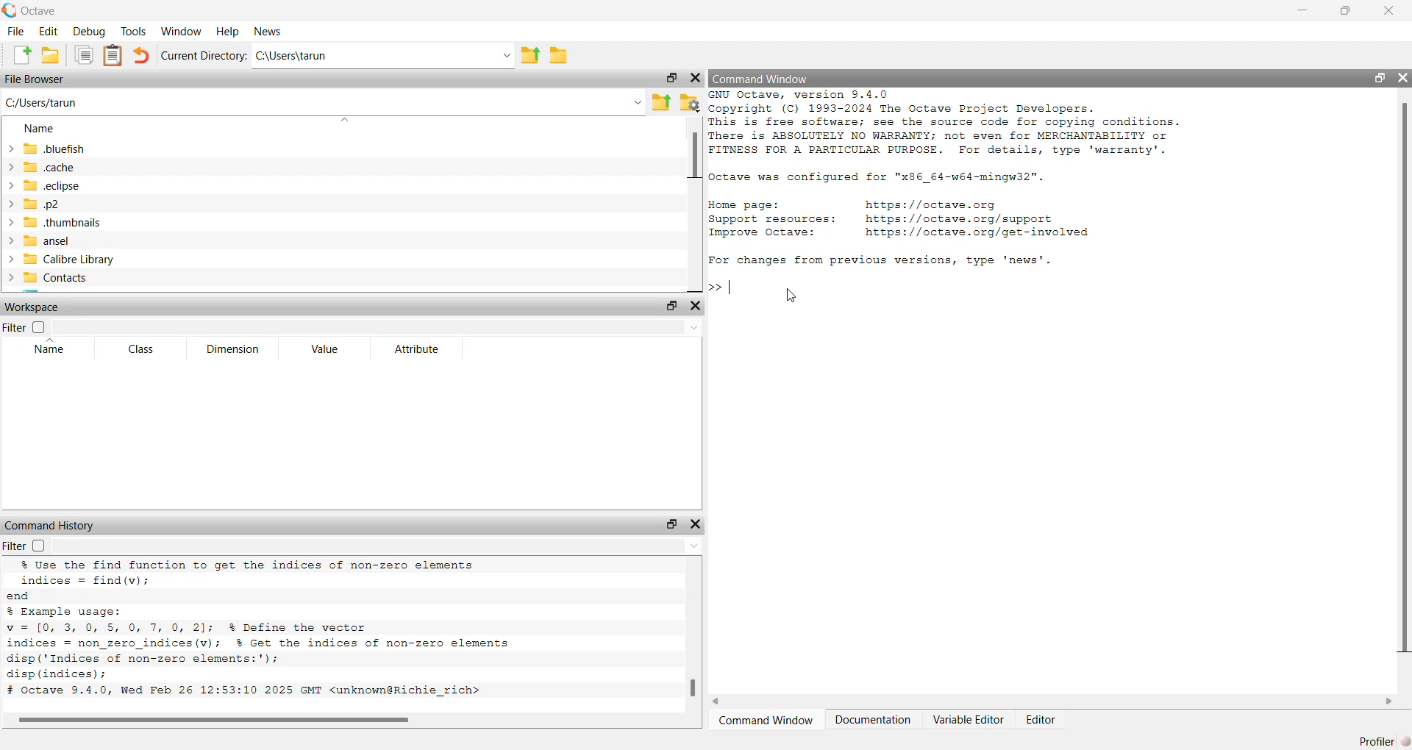 The height and width of the screenshot is (750, 1412). Describe the element at coordinates (39, 12) in the screenshot. I see `Octave` at that location.